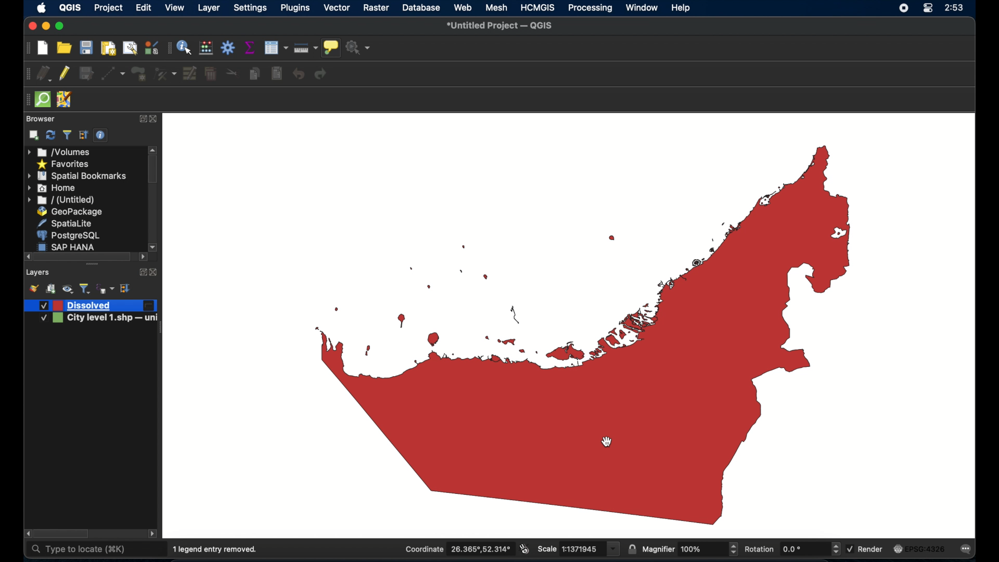 Image resolution: width=999 pixels, height=562 pixels. What do you see at coordinates (189, 73) in the screenshot?
I see `modify attributes` at bounding box center [189, 73].